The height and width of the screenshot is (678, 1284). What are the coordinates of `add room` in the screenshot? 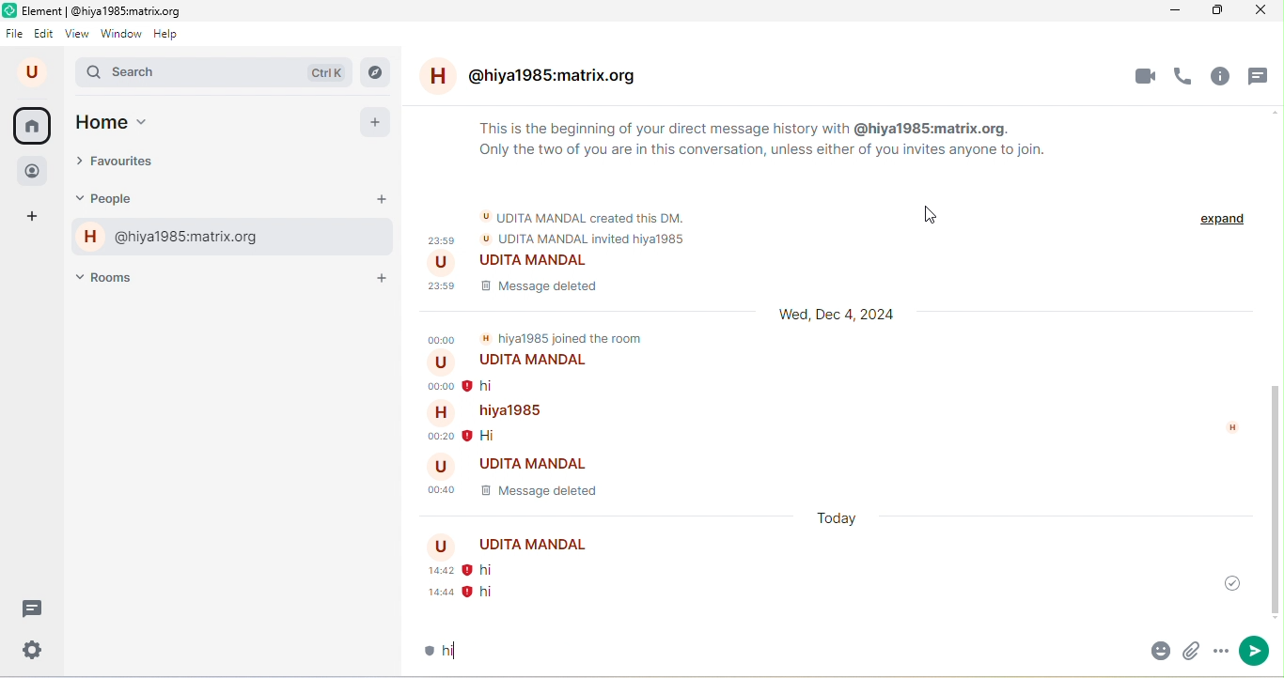 It's located at (384, 278).